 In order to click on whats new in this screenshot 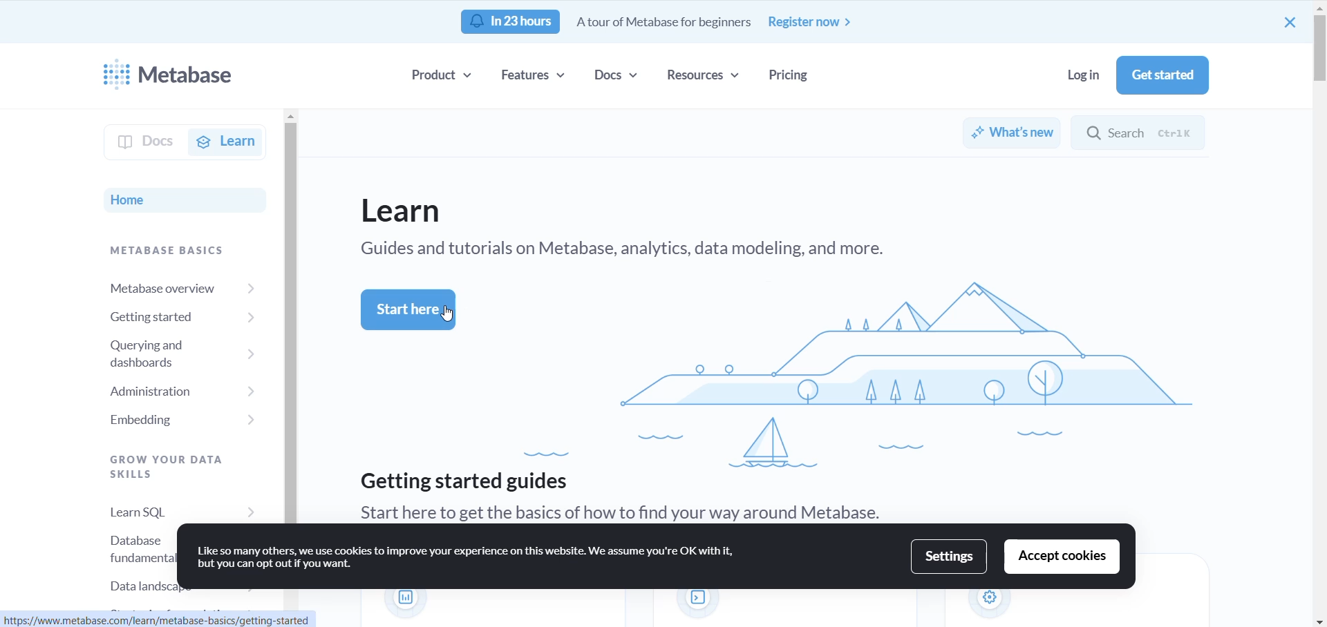, I will do `click(1011, 134)`.